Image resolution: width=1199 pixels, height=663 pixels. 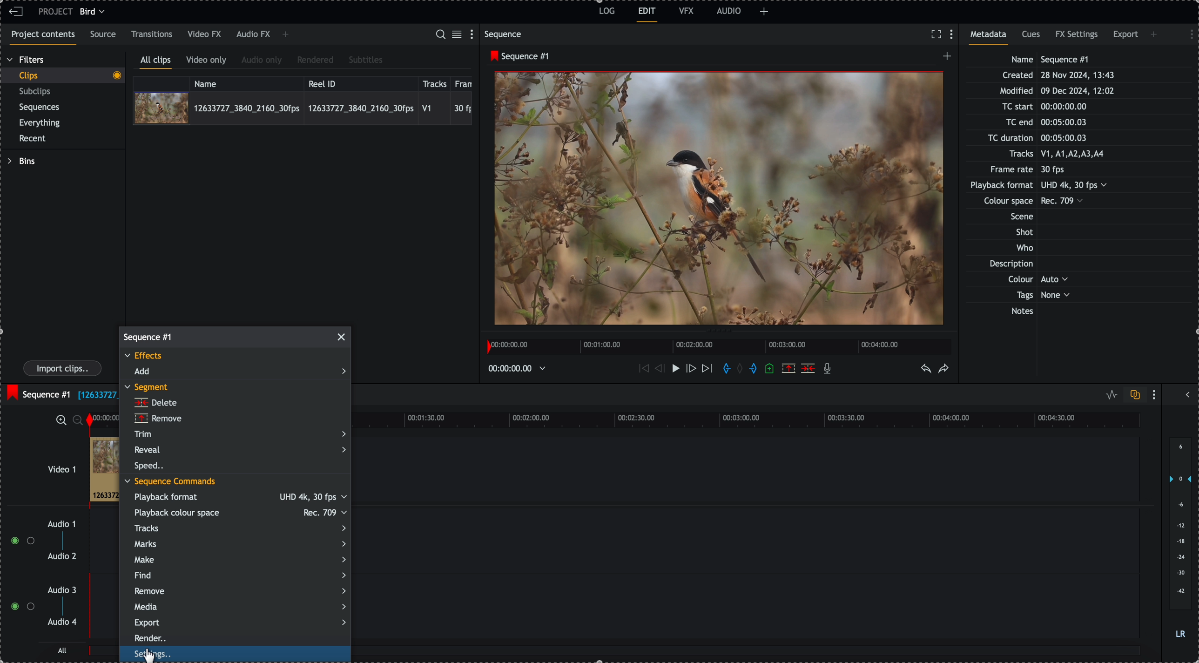 What do you see at coordinates (343, 337) in the screenshot?
I see `close` at bounding box center [343, 337].